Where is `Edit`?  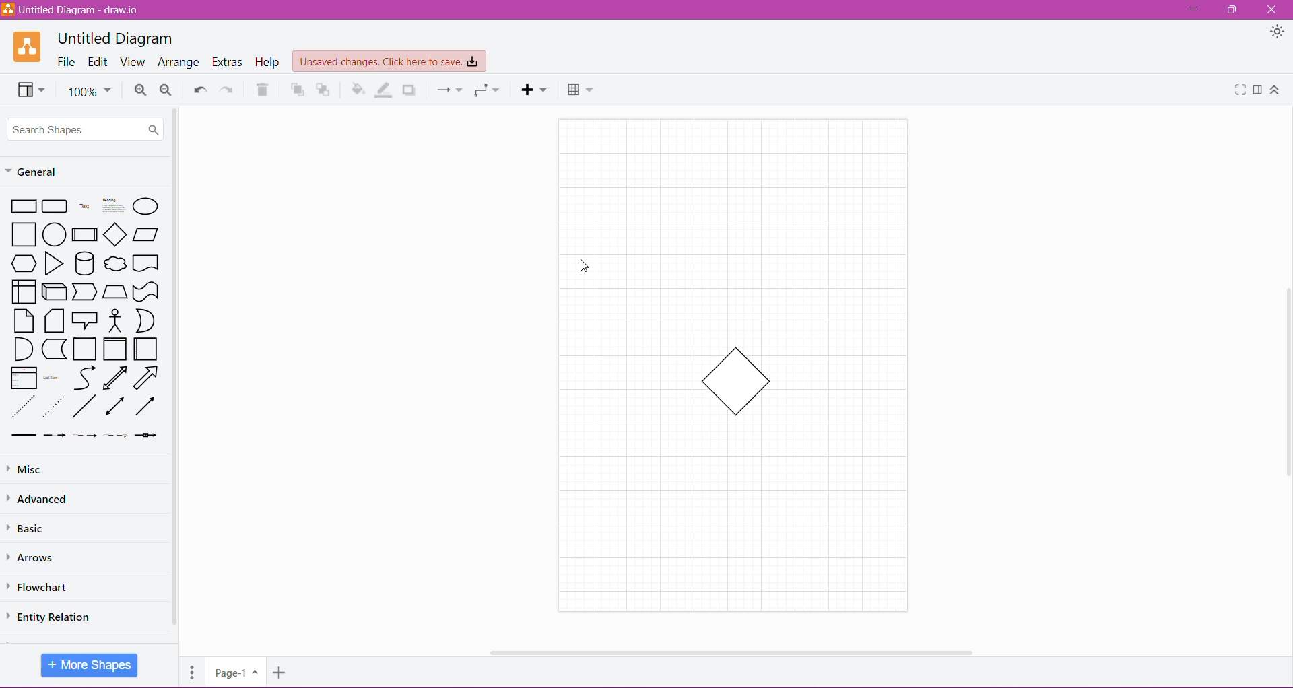 Edit is located at coordinates (100, 61).